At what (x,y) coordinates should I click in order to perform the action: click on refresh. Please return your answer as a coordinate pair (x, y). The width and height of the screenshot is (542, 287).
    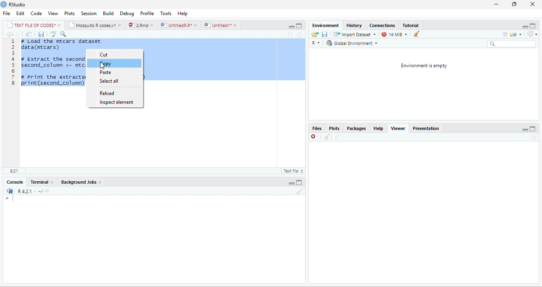
    Looking at the image, I should click on (534, 34).